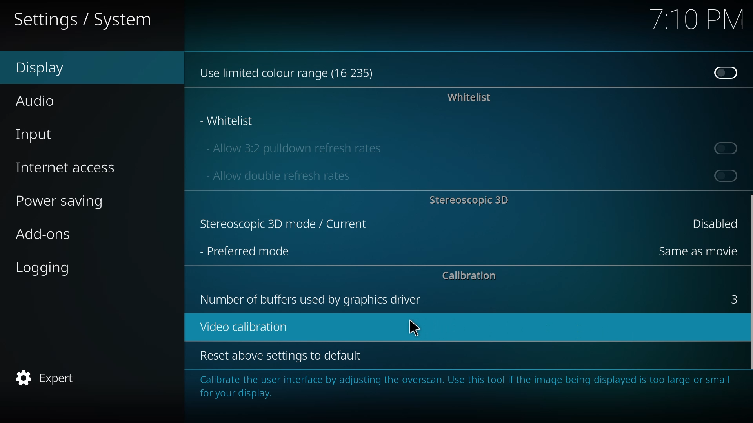 Image resolution: width=753 pixels, height=423 pixels. Describe the element at coordinates (51, 235) in the screenshot. I see `add-ons` at that location.